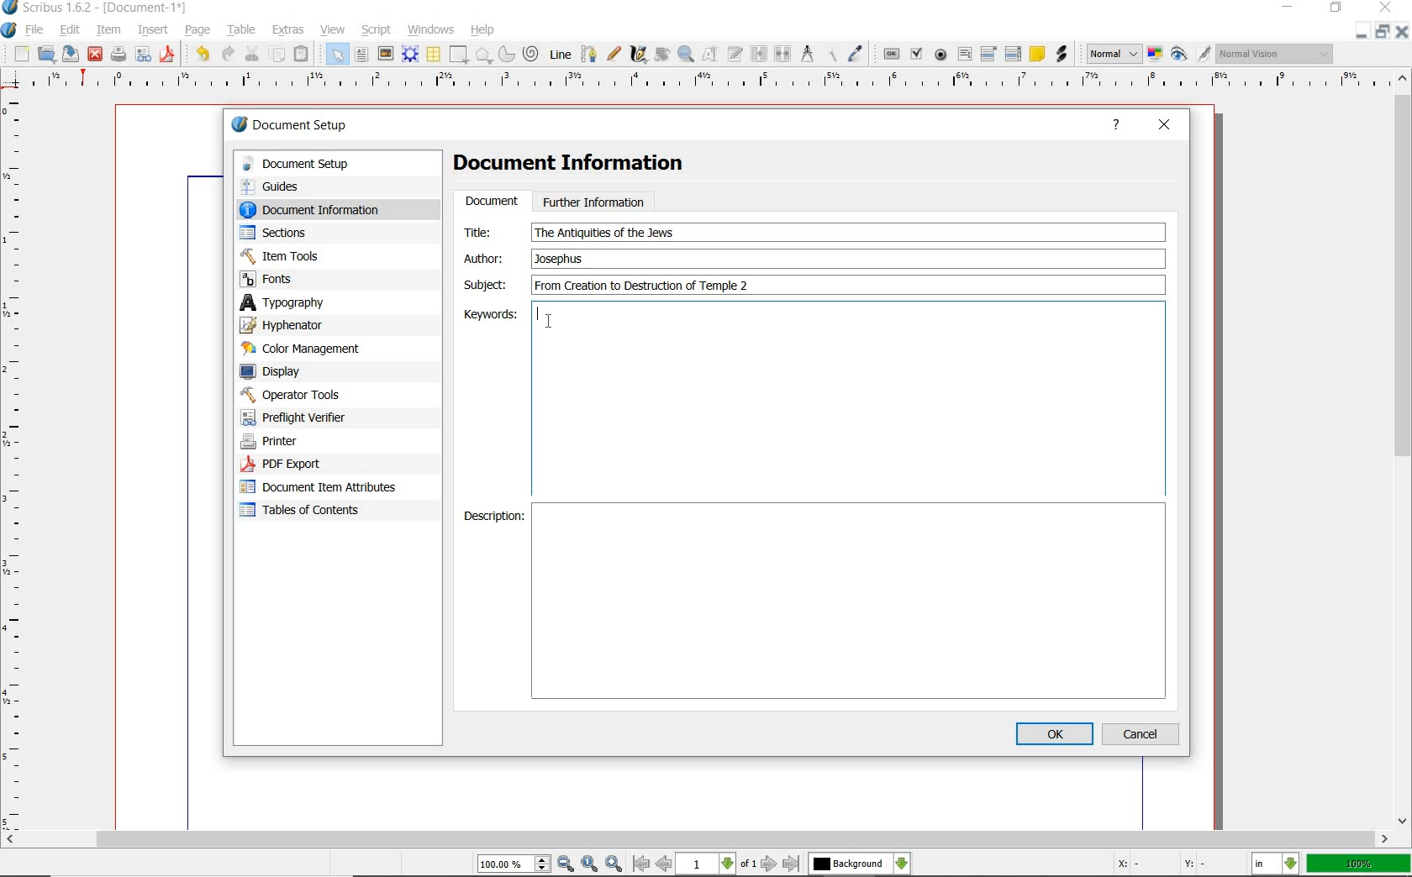 The height and width of the screenshot is (877, 1412). I want to click on insert, so click(153, 29).